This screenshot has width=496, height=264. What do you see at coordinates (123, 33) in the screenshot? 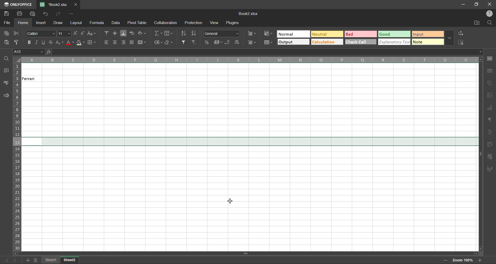
I see `align bottom` at bounding box center [123, 33].